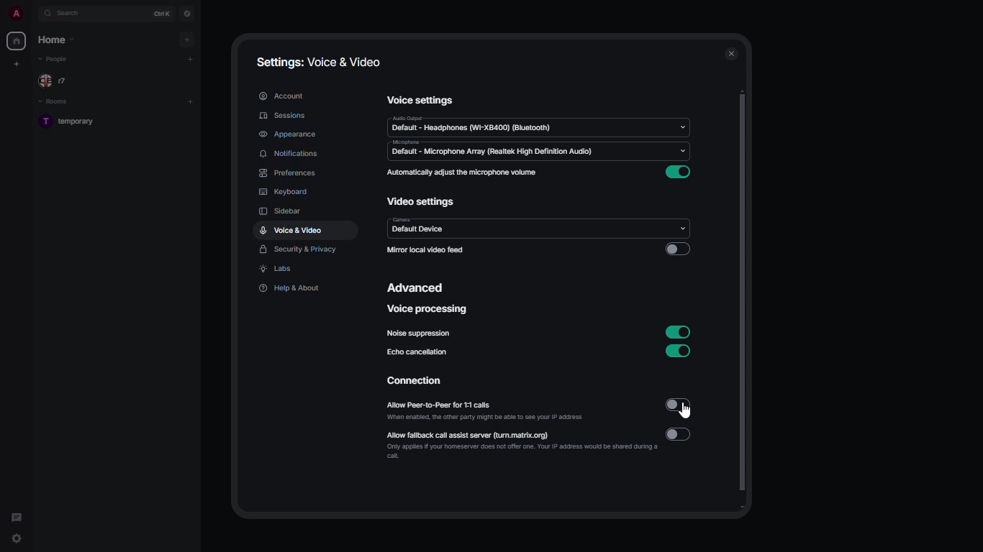  I want to click on add, so click(191, 102).